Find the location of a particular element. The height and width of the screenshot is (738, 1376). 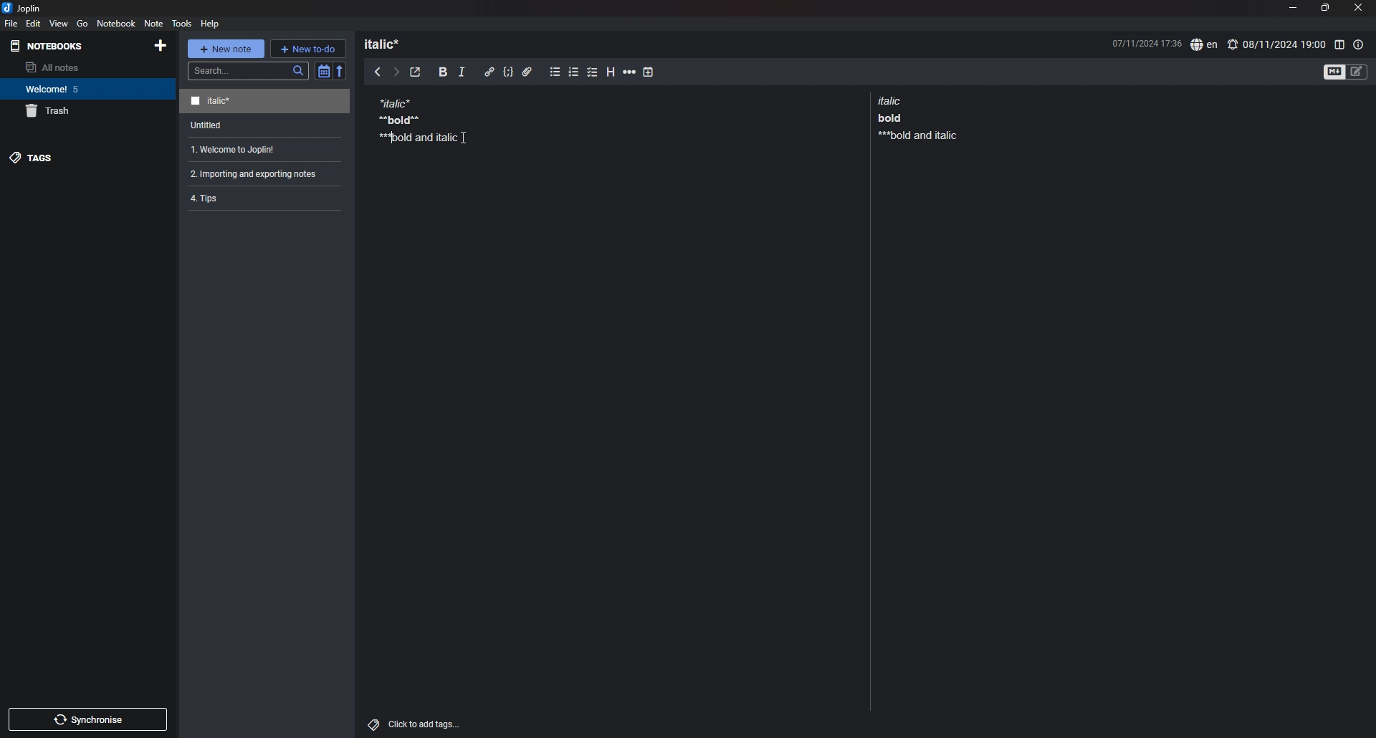

date and time is located at coordinates (1146, 42).